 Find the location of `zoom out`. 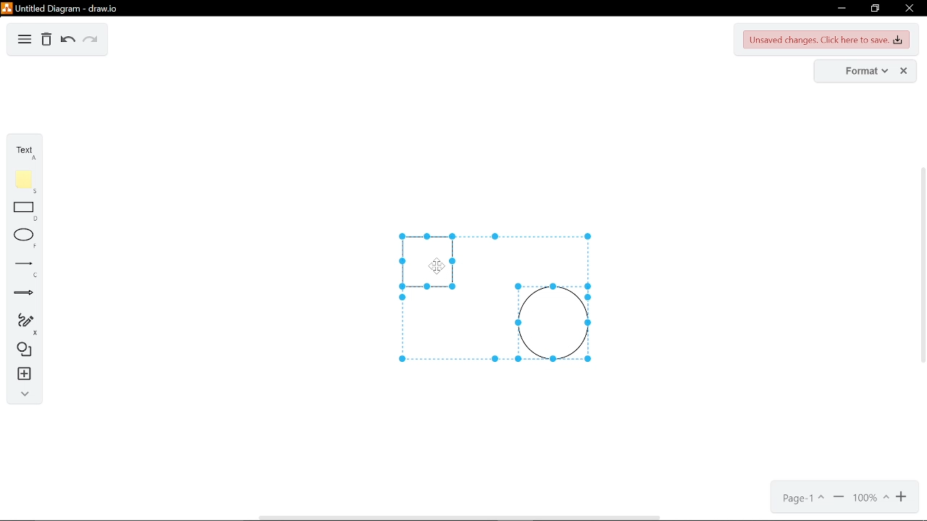

zoom out is located at coordinates (838, 498).